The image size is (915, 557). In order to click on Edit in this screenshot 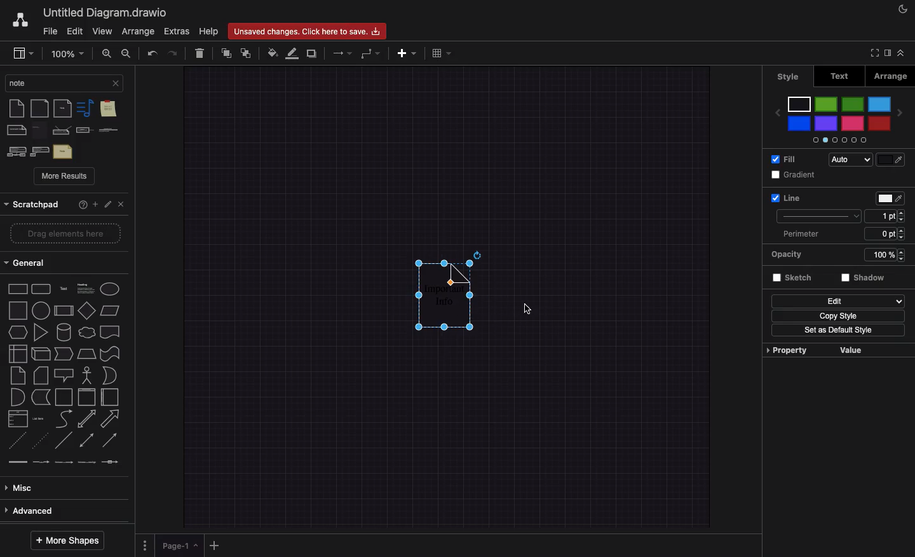, I will do `click(837, 301)`.